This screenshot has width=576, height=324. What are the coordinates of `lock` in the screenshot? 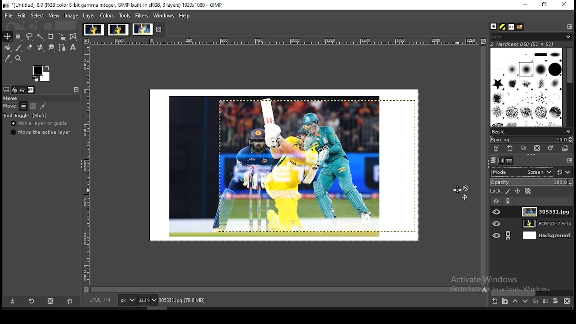 It's located at (497, 191).